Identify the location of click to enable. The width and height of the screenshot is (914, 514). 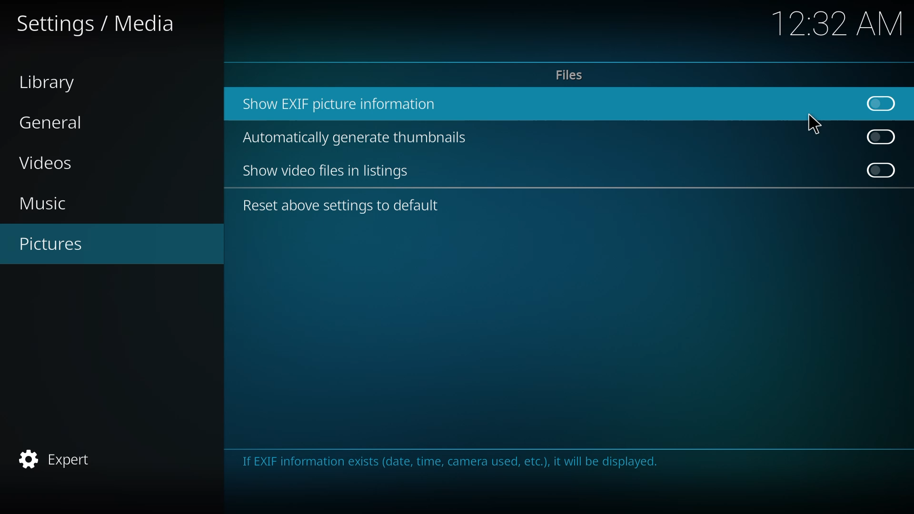
(878, 136).